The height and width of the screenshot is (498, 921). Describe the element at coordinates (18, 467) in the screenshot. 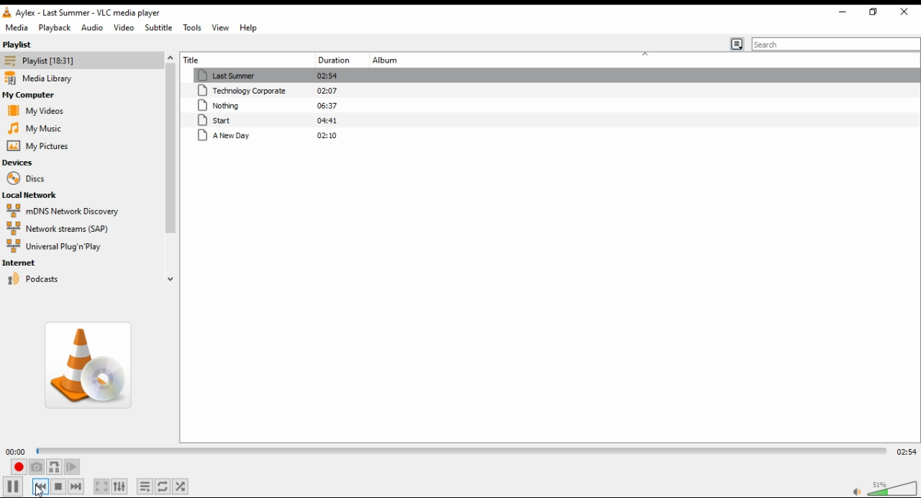

I see `record` at that location.